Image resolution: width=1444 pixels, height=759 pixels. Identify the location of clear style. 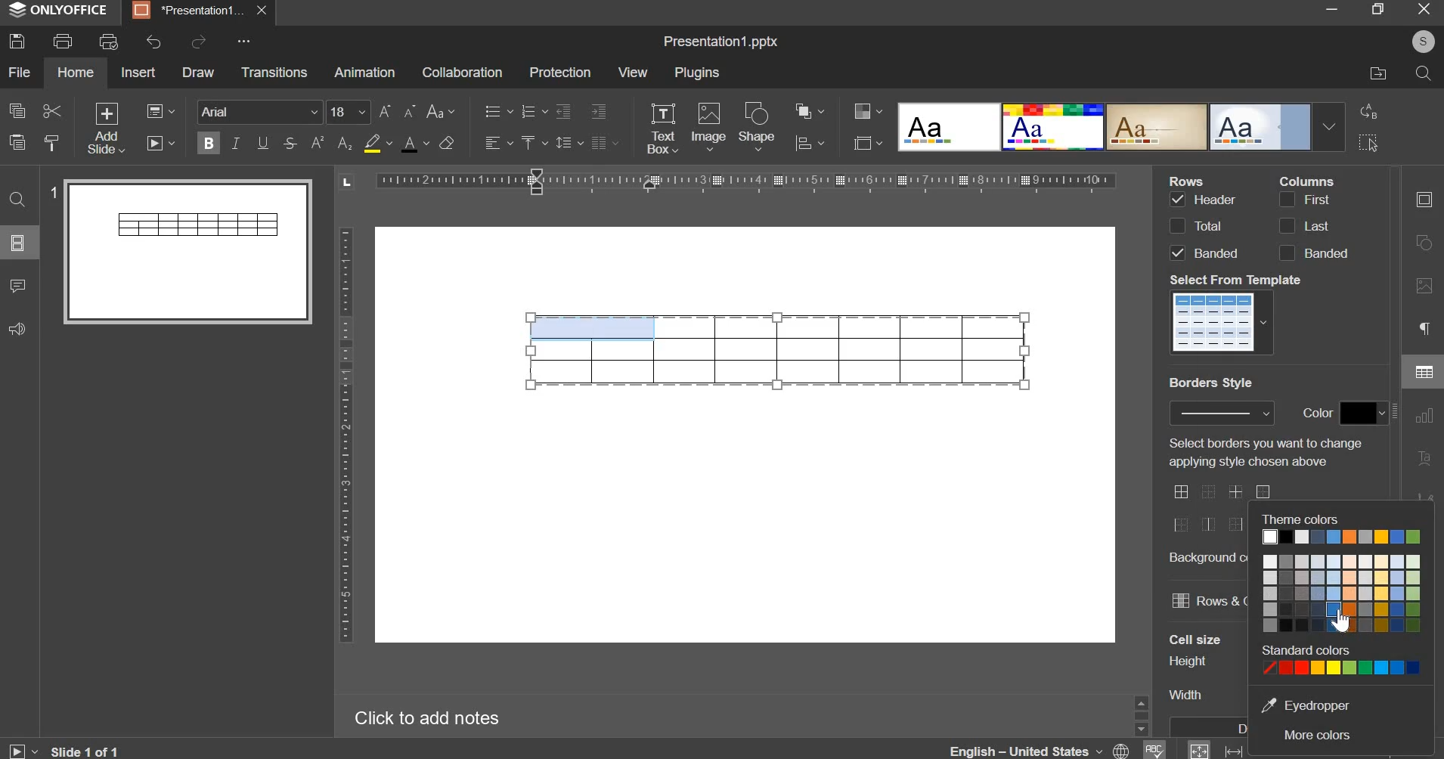
(446, 142).